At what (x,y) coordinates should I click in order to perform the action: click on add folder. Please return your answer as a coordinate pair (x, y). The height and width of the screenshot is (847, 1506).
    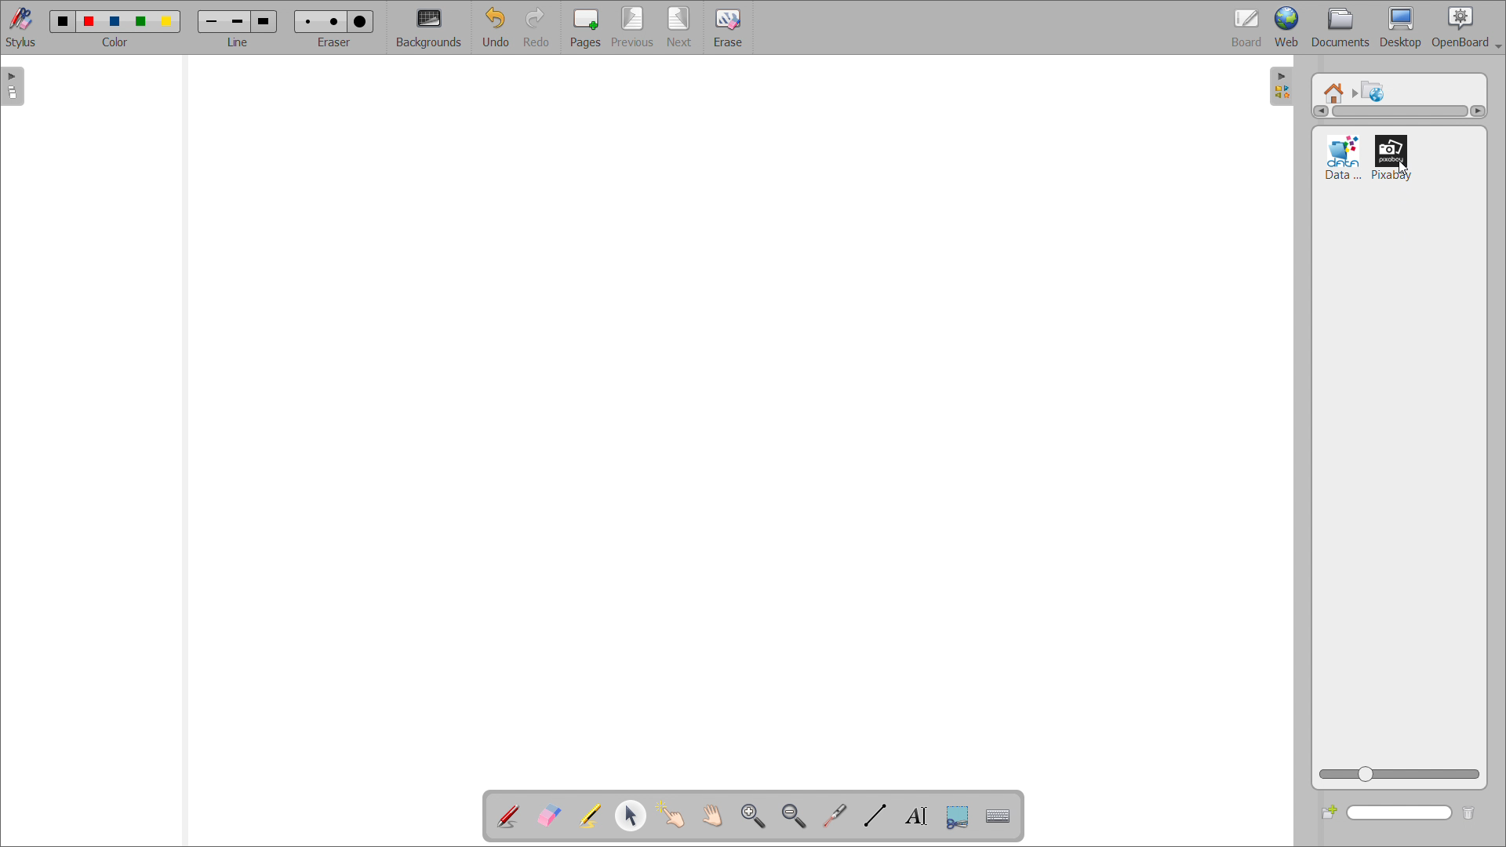
    Looking at the image, I should click on (1329, 812).